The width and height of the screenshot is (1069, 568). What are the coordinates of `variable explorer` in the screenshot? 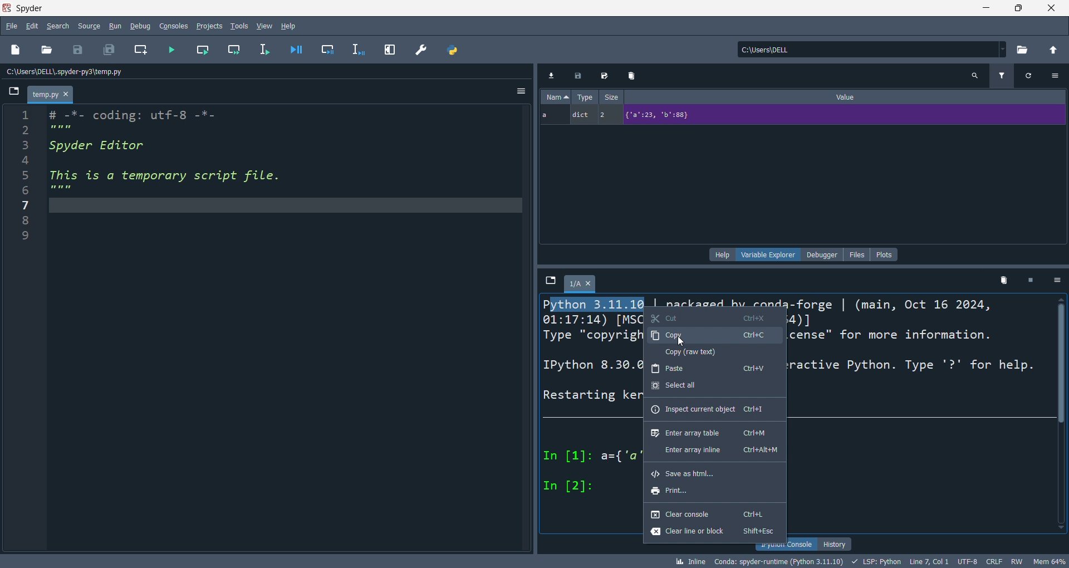 It's located at (767, 255).